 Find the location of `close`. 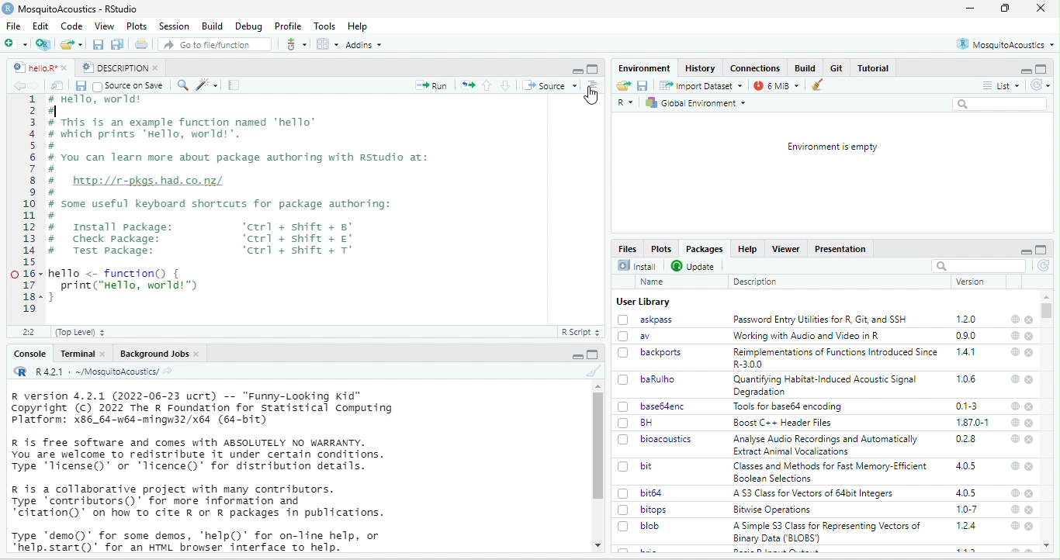

close is located at coordinates (1031, 423).